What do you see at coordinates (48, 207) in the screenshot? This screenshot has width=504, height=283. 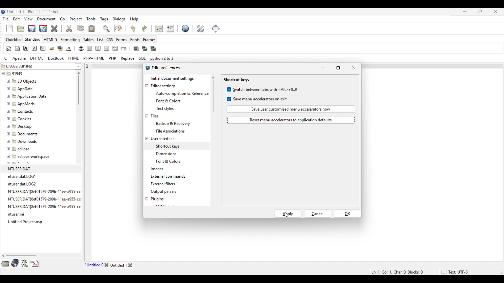 I see `NTUSER.DAT{8ef01579-209b-11ee-a955-ccs` at bounding box center [48, 207].